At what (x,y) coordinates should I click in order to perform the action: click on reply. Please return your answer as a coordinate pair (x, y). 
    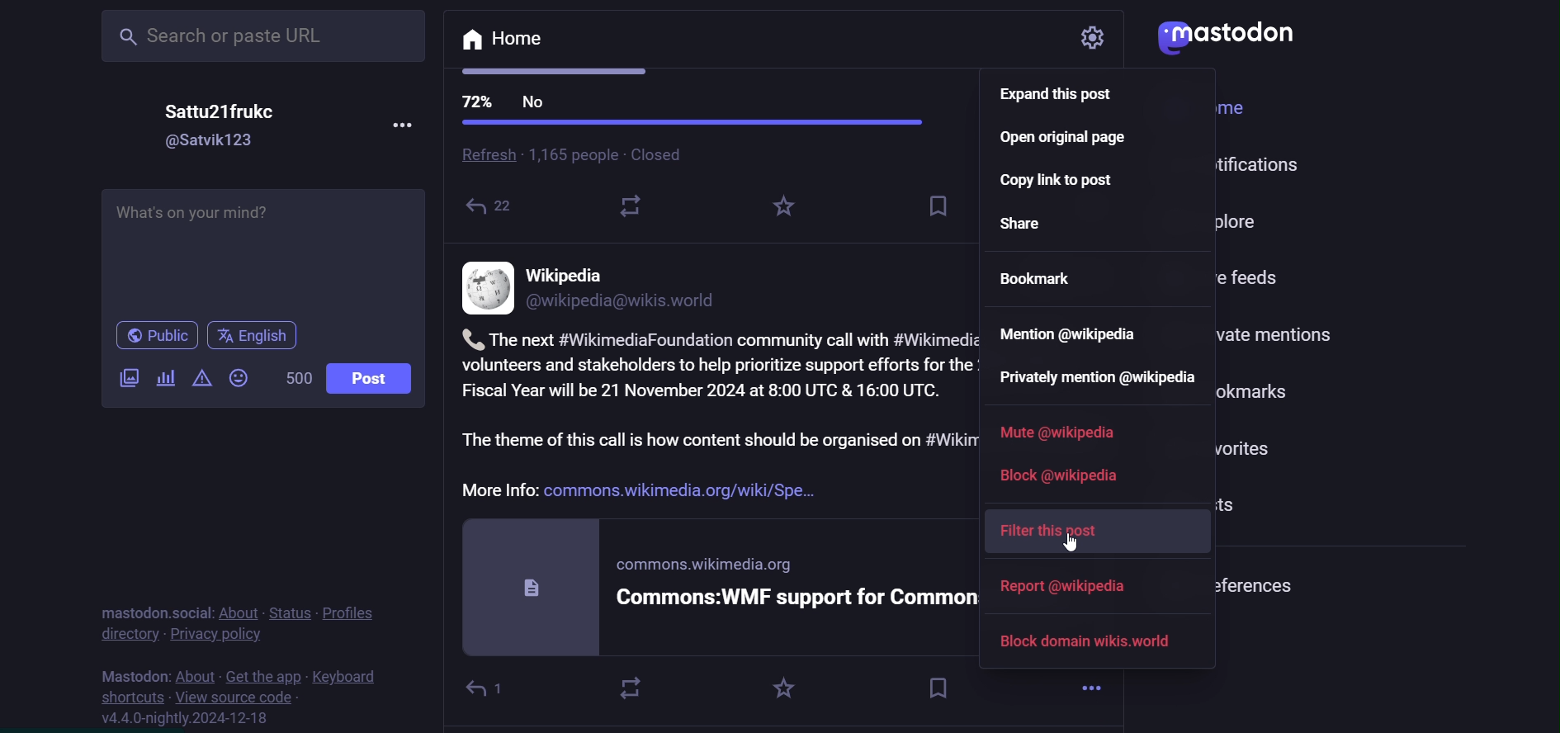
    Looking at the image, I should click on (491, 687).